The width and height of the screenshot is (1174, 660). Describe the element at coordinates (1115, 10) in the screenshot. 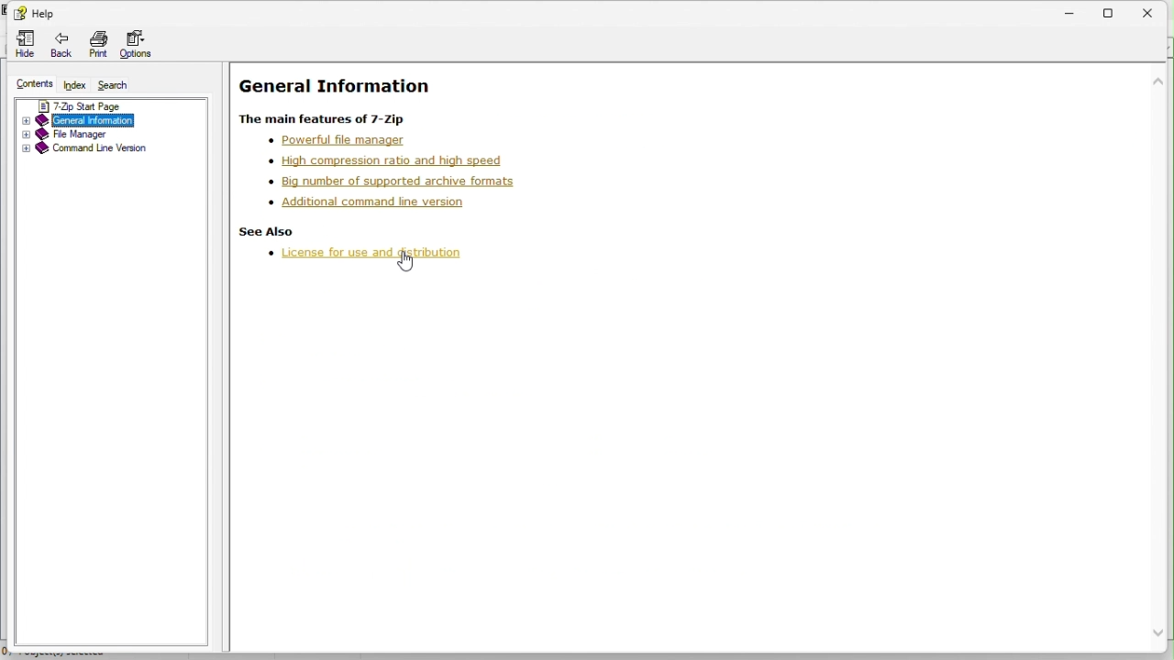

I see `restore` at that location.